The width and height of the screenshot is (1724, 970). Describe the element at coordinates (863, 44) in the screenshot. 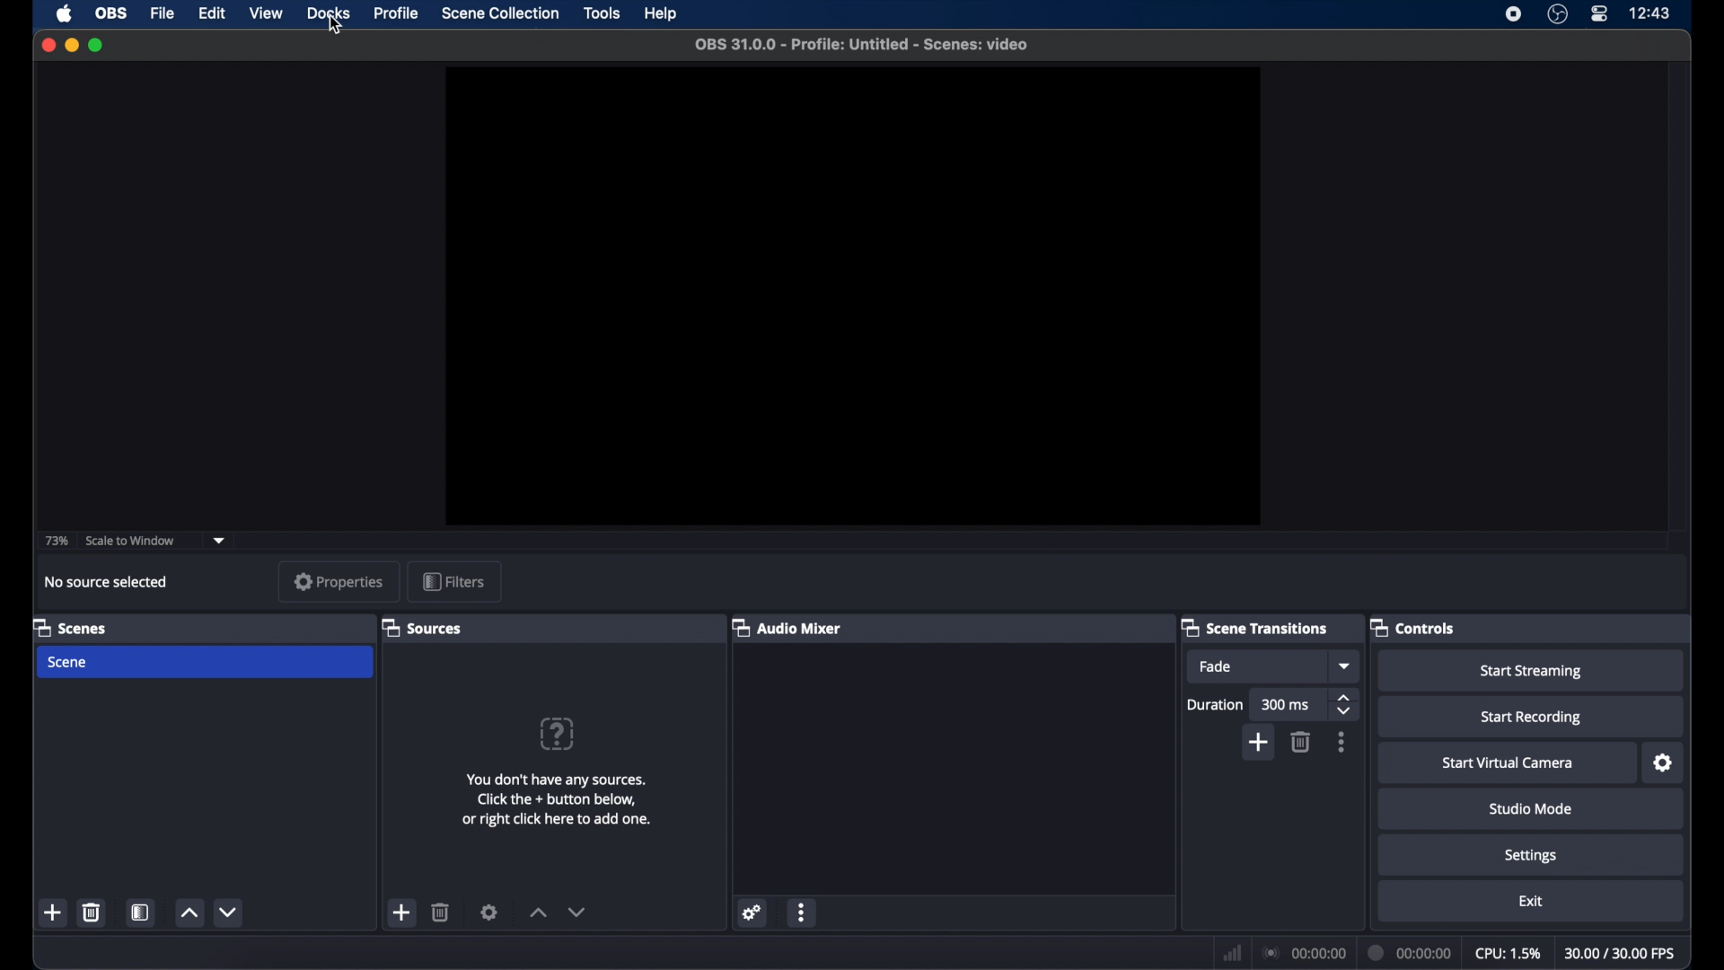

I see `file name` at that location.